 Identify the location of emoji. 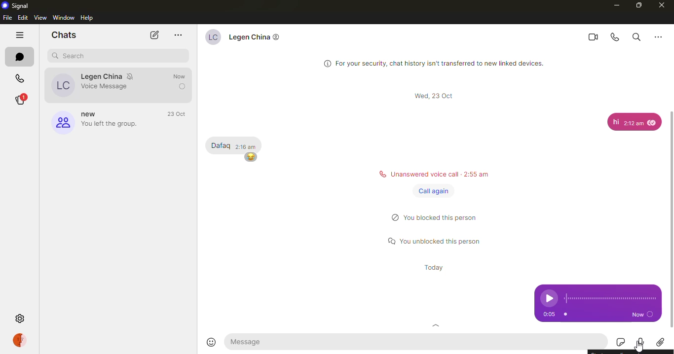
(213, 342).